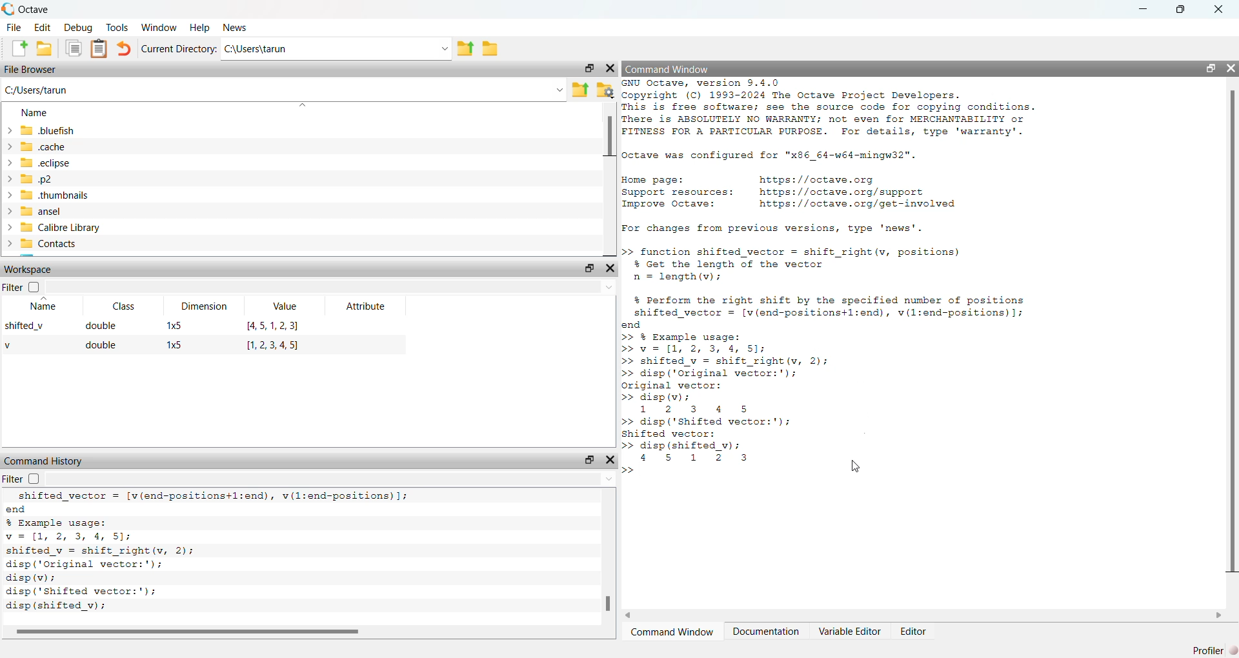 This screenshot has width=1239, height=658. I want to click on edit, so click(44, 28).